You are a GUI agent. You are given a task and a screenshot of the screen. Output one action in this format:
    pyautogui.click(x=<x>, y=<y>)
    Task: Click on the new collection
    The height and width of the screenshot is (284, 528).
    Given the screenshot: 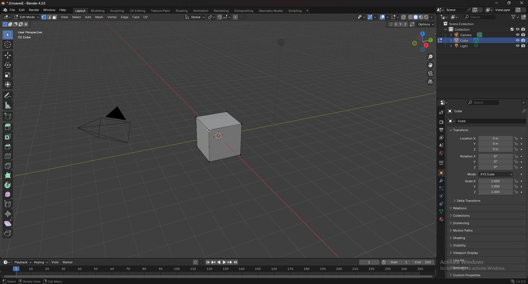 What is the action you would take?
    pyautogui.click(x=524, y=17)
    